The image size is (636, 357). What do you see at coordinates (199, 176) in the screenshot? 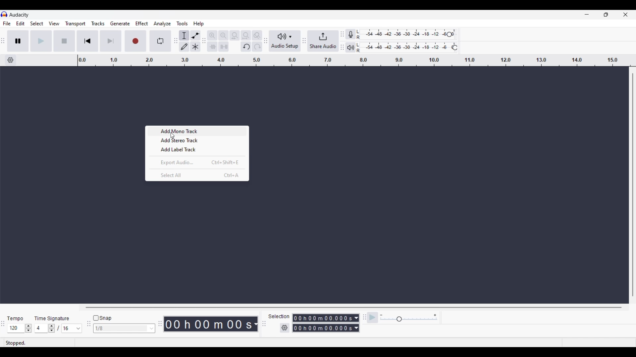
I see `Select All` at bounding box center [199, 176].